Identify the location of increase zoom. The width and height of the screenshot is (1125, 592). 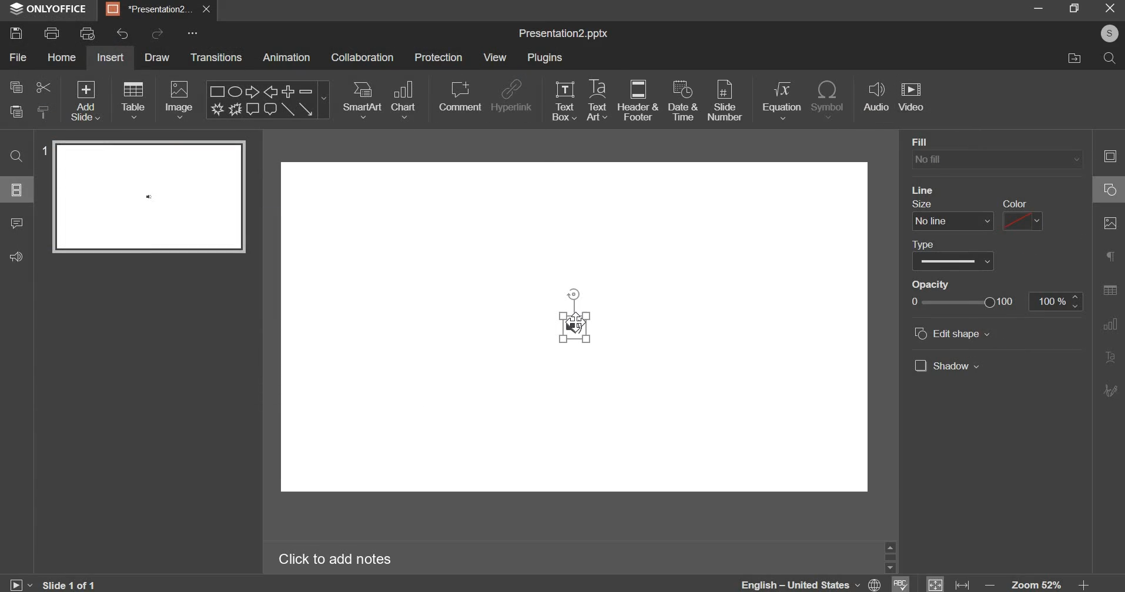
(1084, 583).